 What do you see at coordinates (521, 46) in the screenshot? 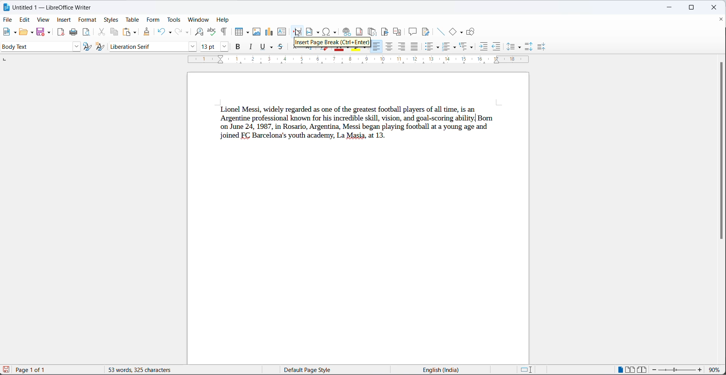
I see `line spacing options` at bounding box center [521, 46].